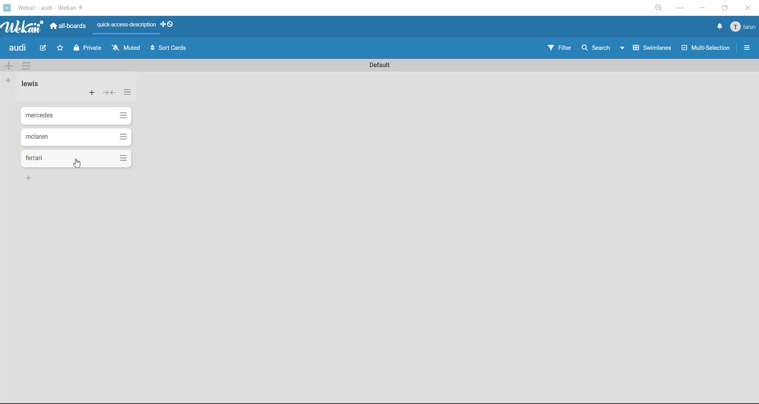 The height and width of the screenshot is (404, 759). I want to click on app logo, so click(26, 27).